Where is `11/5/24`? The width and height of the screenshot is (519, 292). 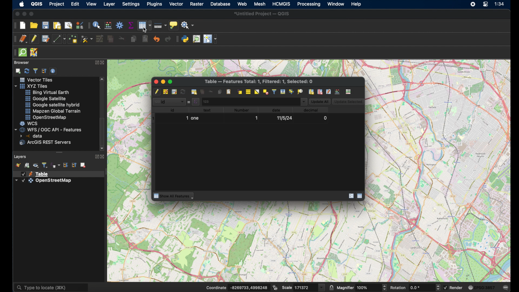
11/5/24 is located at coordinates (285, 118).